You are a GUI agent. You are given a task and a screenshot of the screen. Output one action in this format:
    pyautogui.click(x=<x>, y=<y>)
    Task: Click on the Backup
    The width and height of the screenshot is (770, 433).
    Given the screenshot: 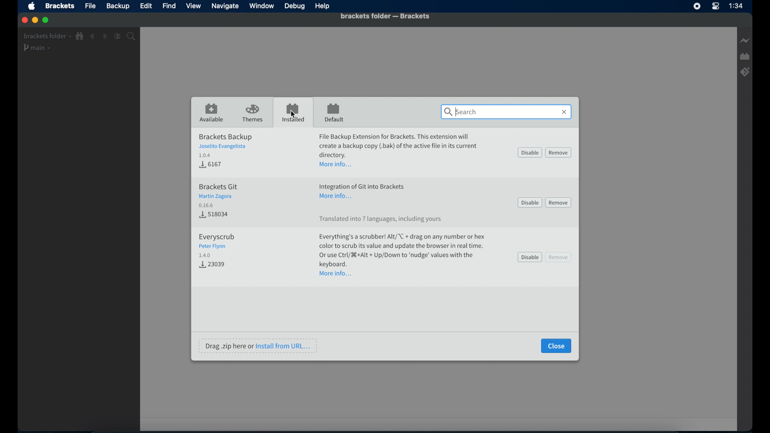 What is the action you would take?
    pyautogui.click(x=118, y=6)
    